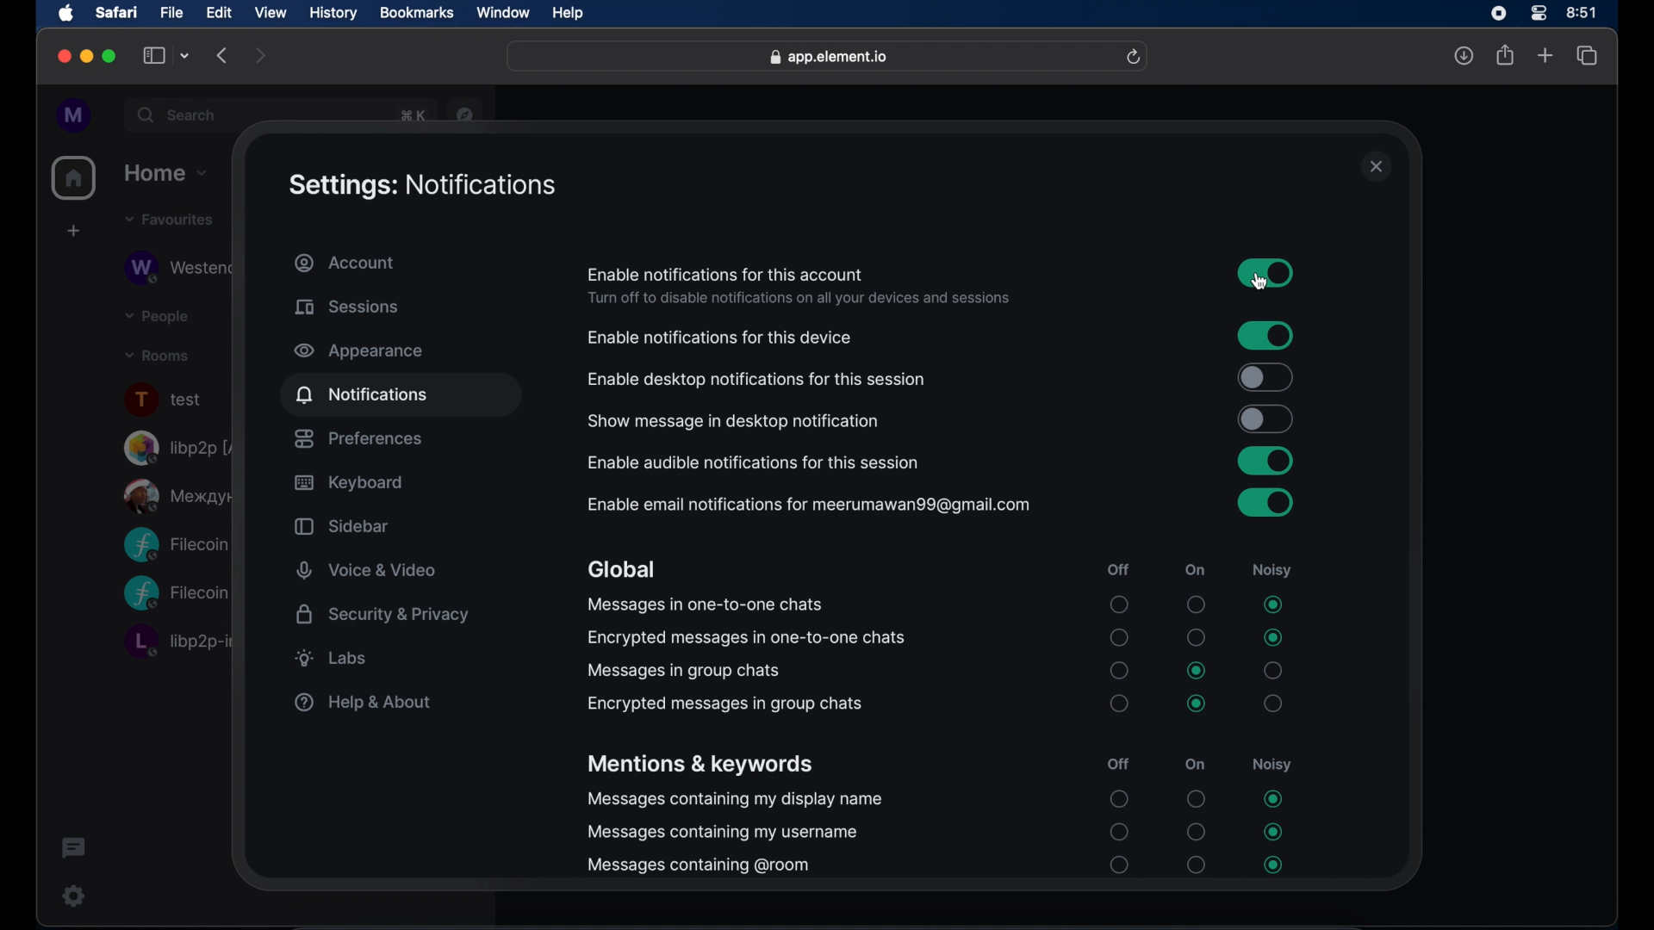  What do you see at coordinates (683, 671) in the screenshot?
I see `messages in group chats` at bounding box center [683, 671].